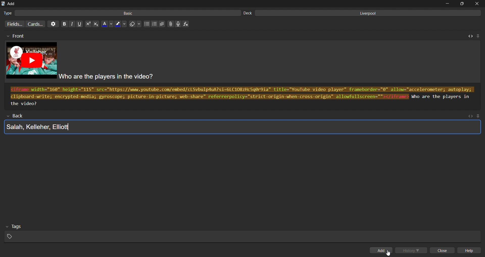  Describe the element at coordinates (18, 116) in the screenshot. I see `back` at that location.